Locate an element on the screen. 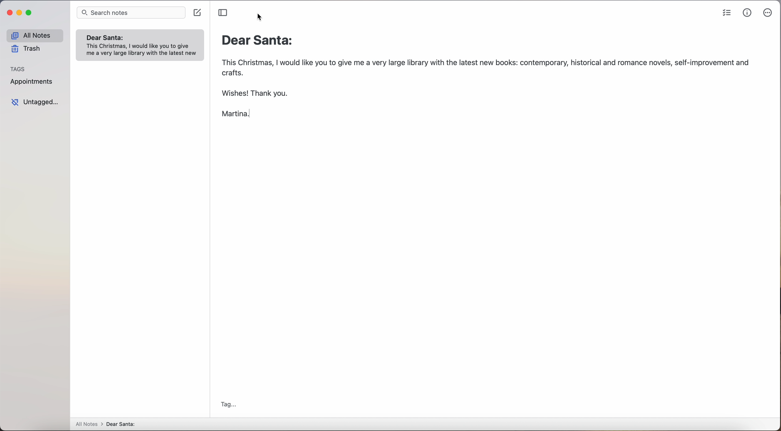 This screenshot has width=781, height=431. toggle sidebar is located at coordinates (222, 13).